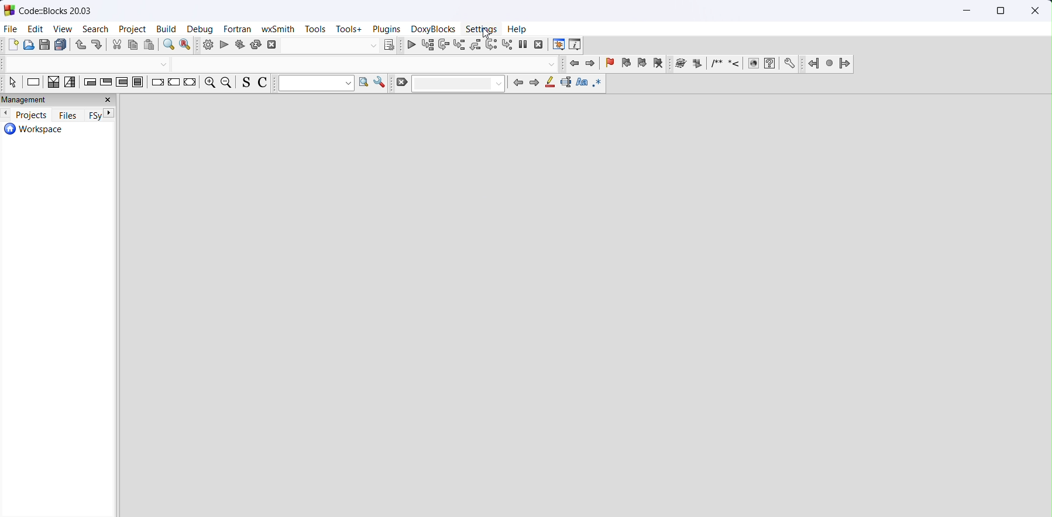  I want to click on fortan, so click(239, 30).